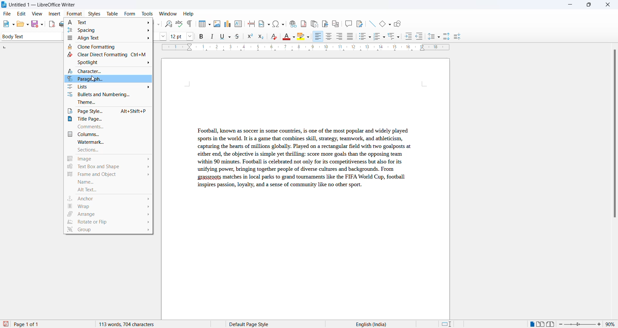 Image resolution: width=618 pixels, height=328 pixels. Describe the element at coordinates (581, 324) in the screenshot. I see `zoom slider` at that location.